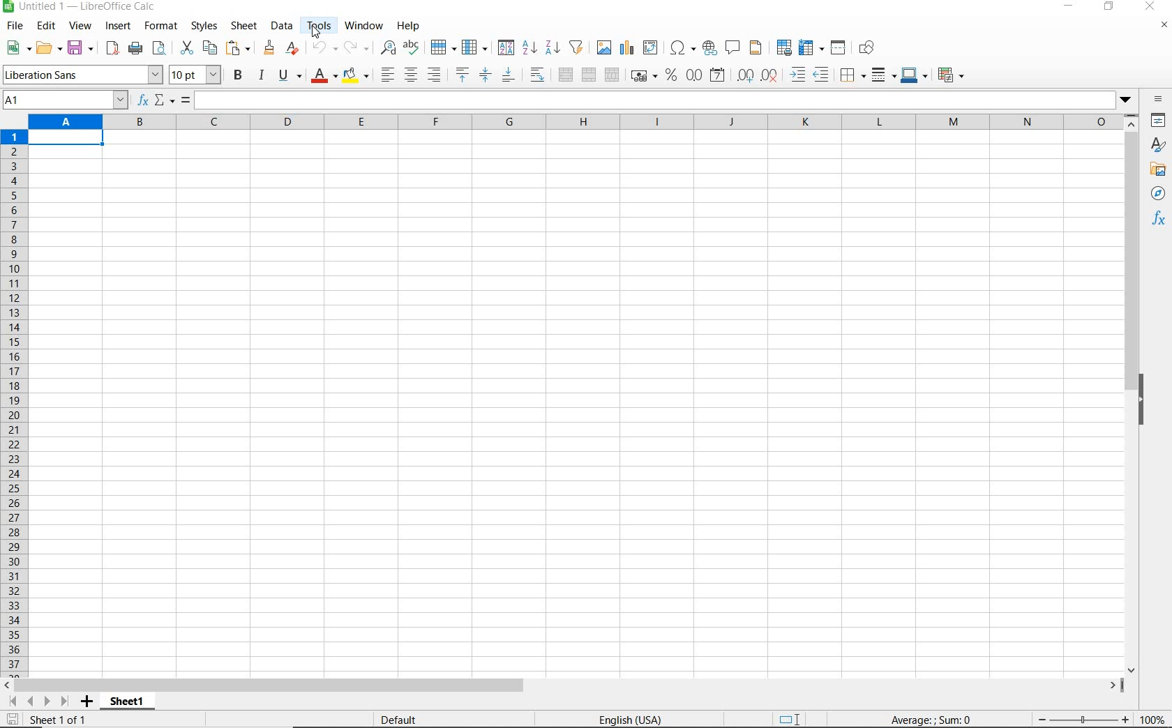 The height and width of the screenshot is (728, 1172). Describe the element at coordinates (811, 48) in the screenshot. I see `freeze rows & columns` at that location.